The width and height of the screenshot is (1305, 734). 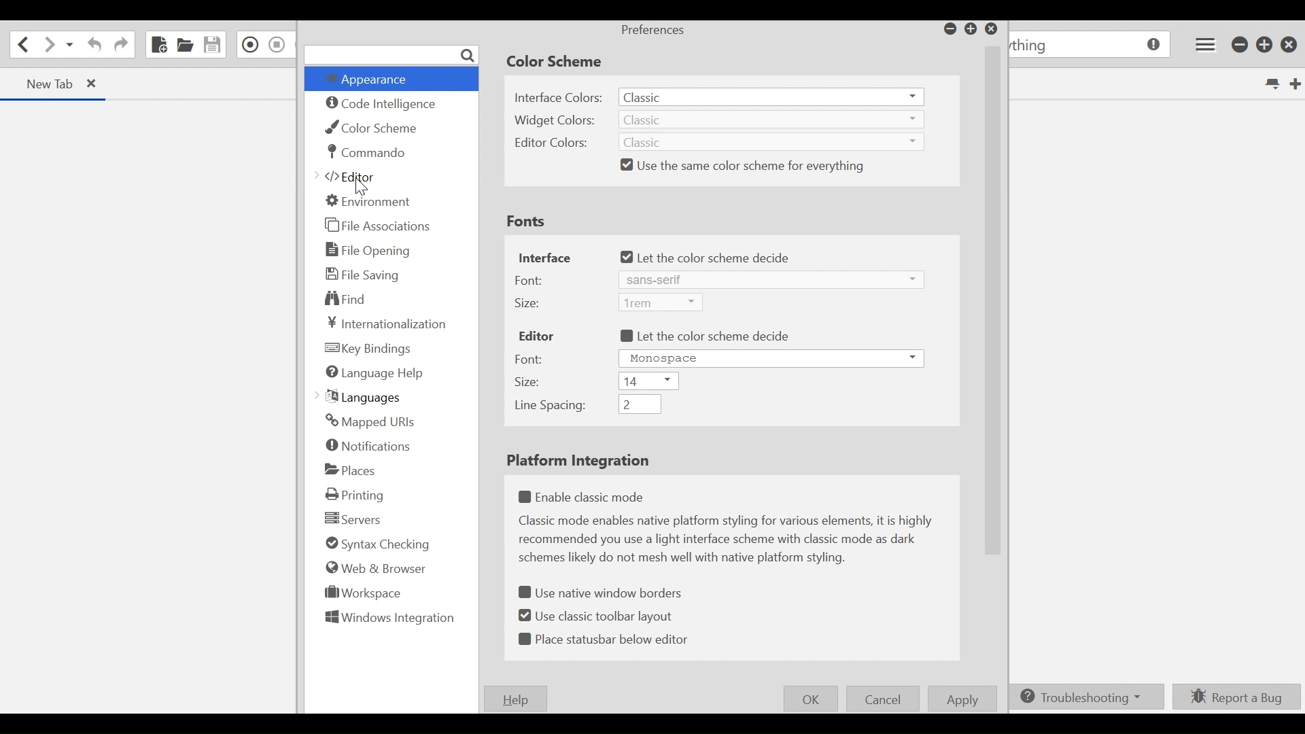 I want to click on (un)select use the same color scheme for everything, so click(x=743, y=167).